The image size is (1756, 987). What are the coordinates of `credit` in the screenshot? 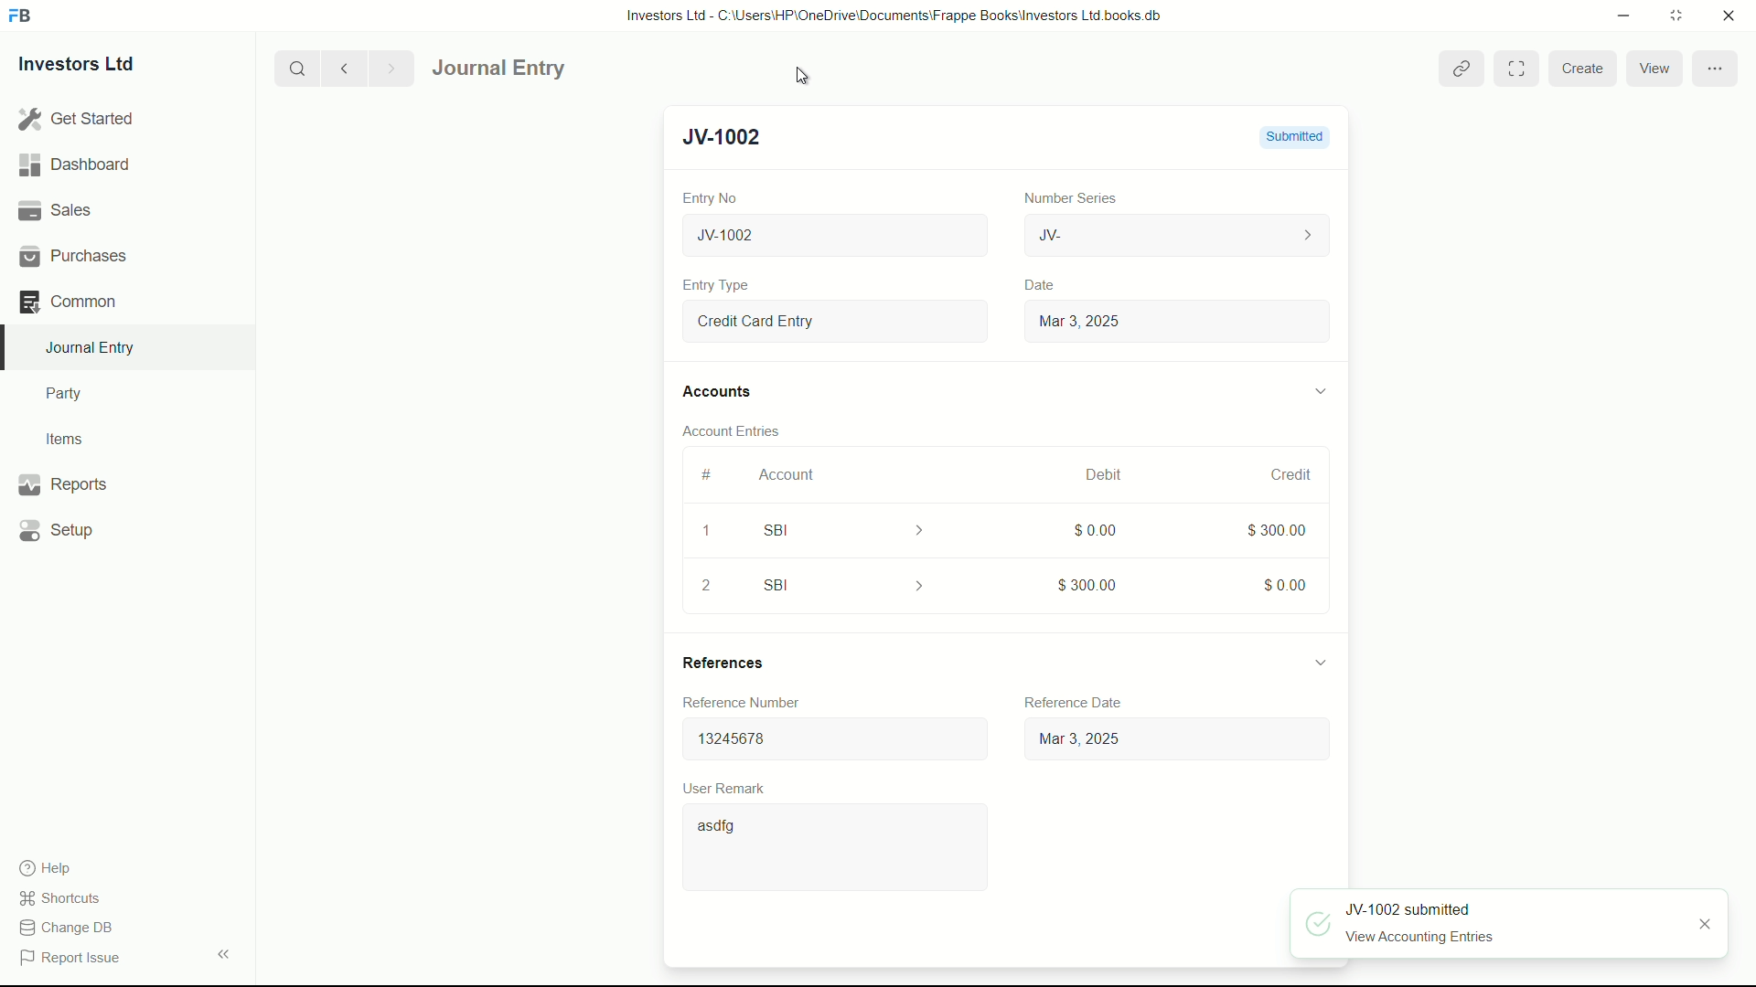 It's located at (1293, 475).